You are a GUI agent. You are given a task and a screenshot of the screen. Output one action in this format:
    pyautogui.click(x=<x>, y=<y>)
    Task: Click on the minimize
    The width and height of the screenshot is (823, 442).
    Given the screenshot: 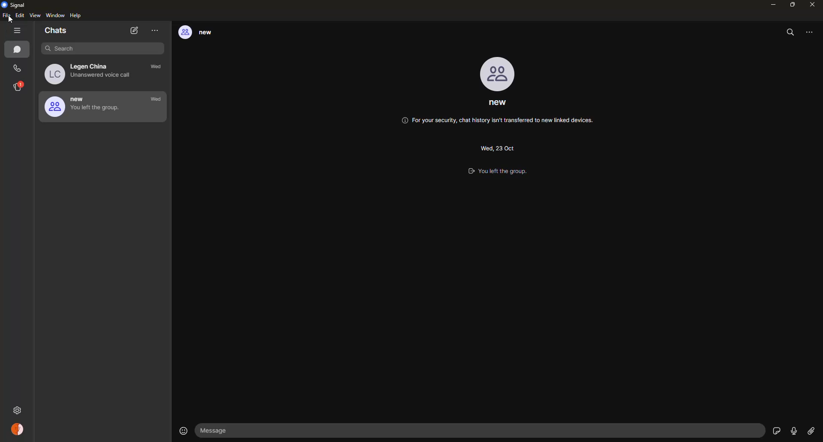 What is the action you would take?
    pyautogui.click(x=771, y=5)
    